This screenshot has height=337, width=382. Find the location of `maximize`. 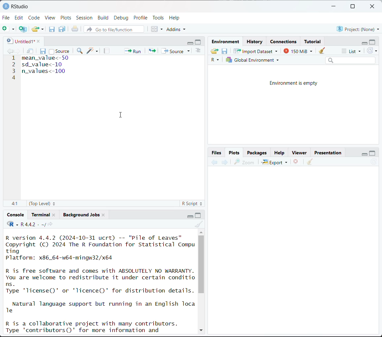

maximize is located at coordinates (199, 215).